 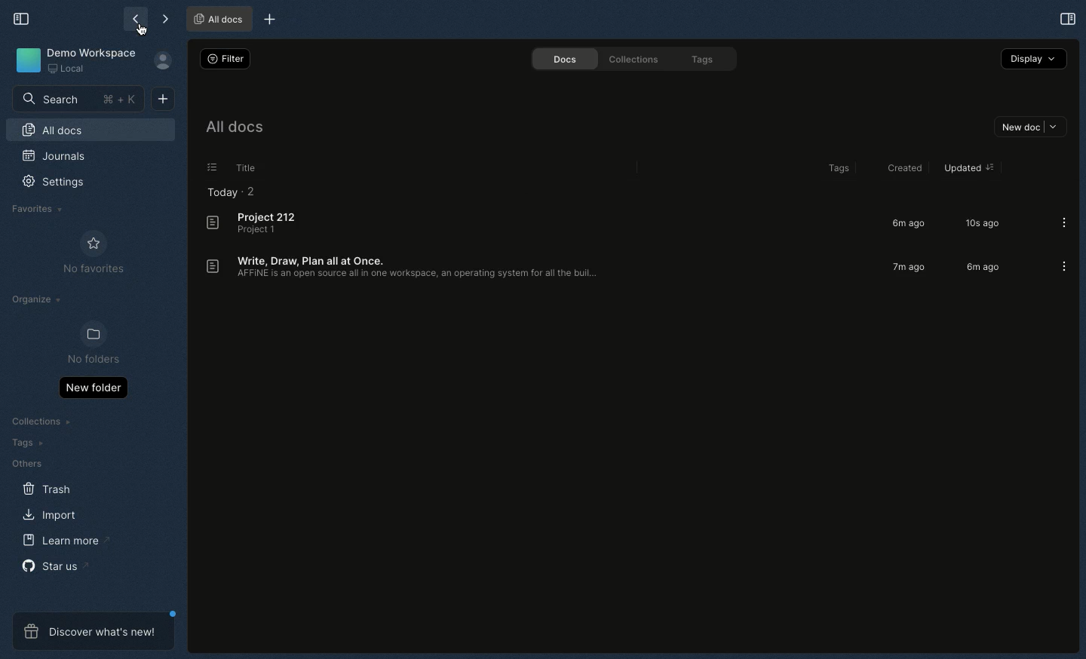 What do you see at coordinates (91, 389) in the screenshot?
I see `New folder` at bounding box center [91, 389].